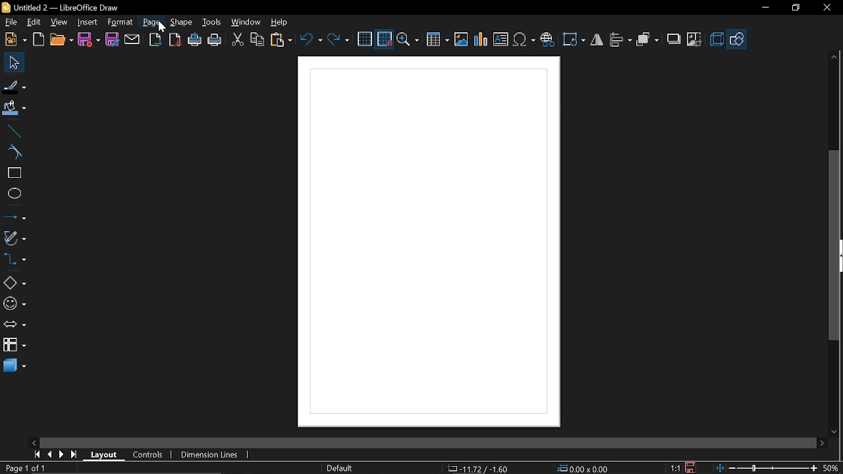 The width and height of the screenshot is (843, 474). What do you see at coordinates (14, 86) in the screenshot?
I see `Fill line` at bounding box center [14, 86].